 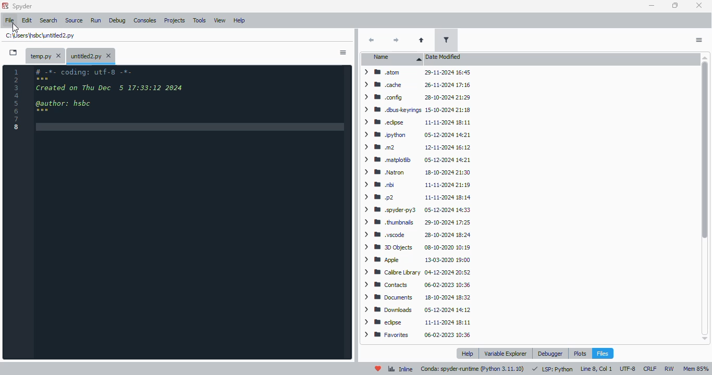 I want to click on > WM .dbuskeyrings 15-10-2024 21:18, so click(x=415, y=109).